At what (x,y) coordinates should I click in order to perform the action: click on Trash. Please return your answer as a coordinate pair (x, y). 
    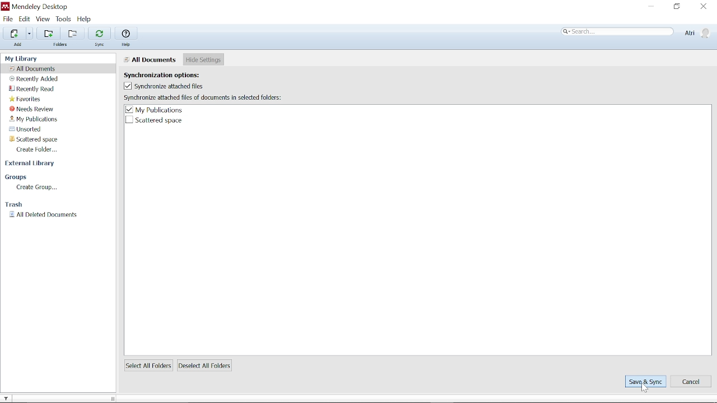
    Looking at the image, I should click on (17, 204).